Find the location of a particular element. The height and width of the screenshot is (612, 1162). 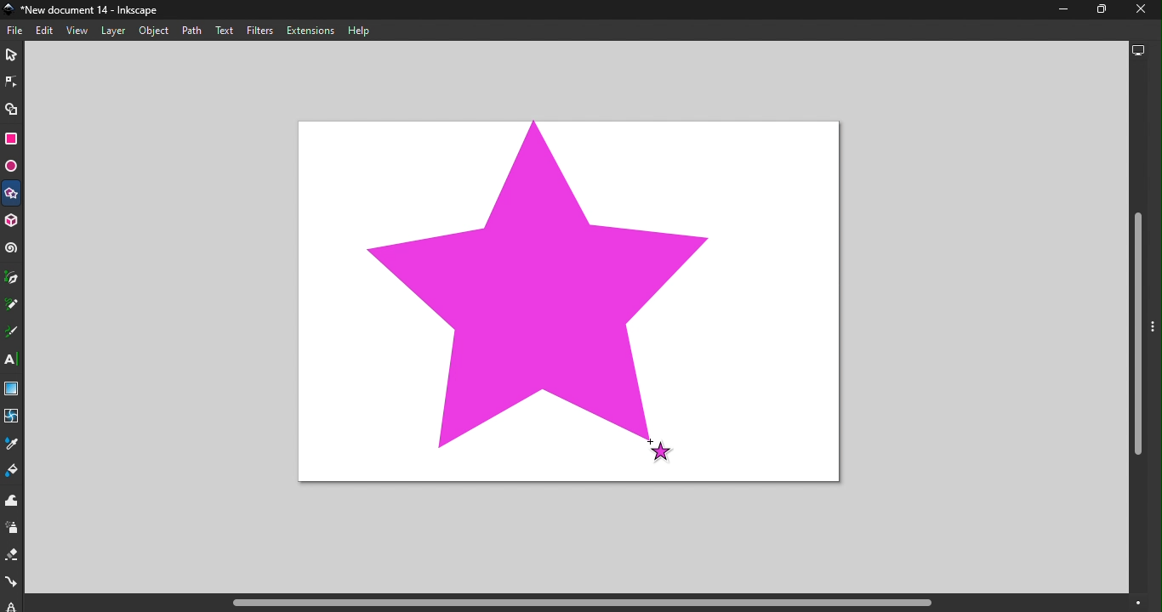

Maximize is located at coordinates (1096, 10).